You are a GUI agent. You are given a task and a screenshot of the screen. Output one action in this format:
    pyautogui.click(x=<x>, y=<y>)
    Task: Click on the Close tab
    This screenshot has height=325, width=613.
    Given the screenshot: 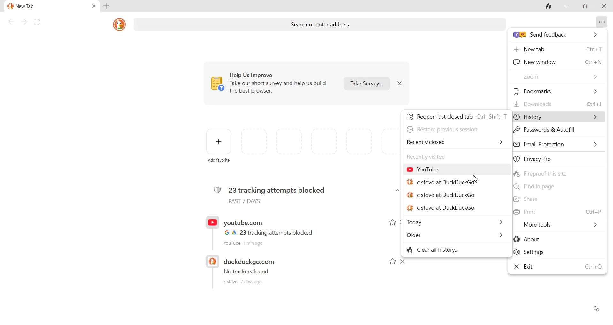 What is the action you would take?
    pyautogui.click(x=94, y=6)
    